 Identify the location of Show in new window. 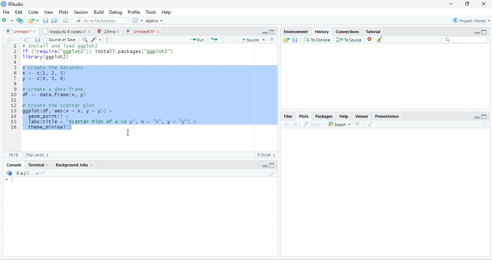
(27, 40).